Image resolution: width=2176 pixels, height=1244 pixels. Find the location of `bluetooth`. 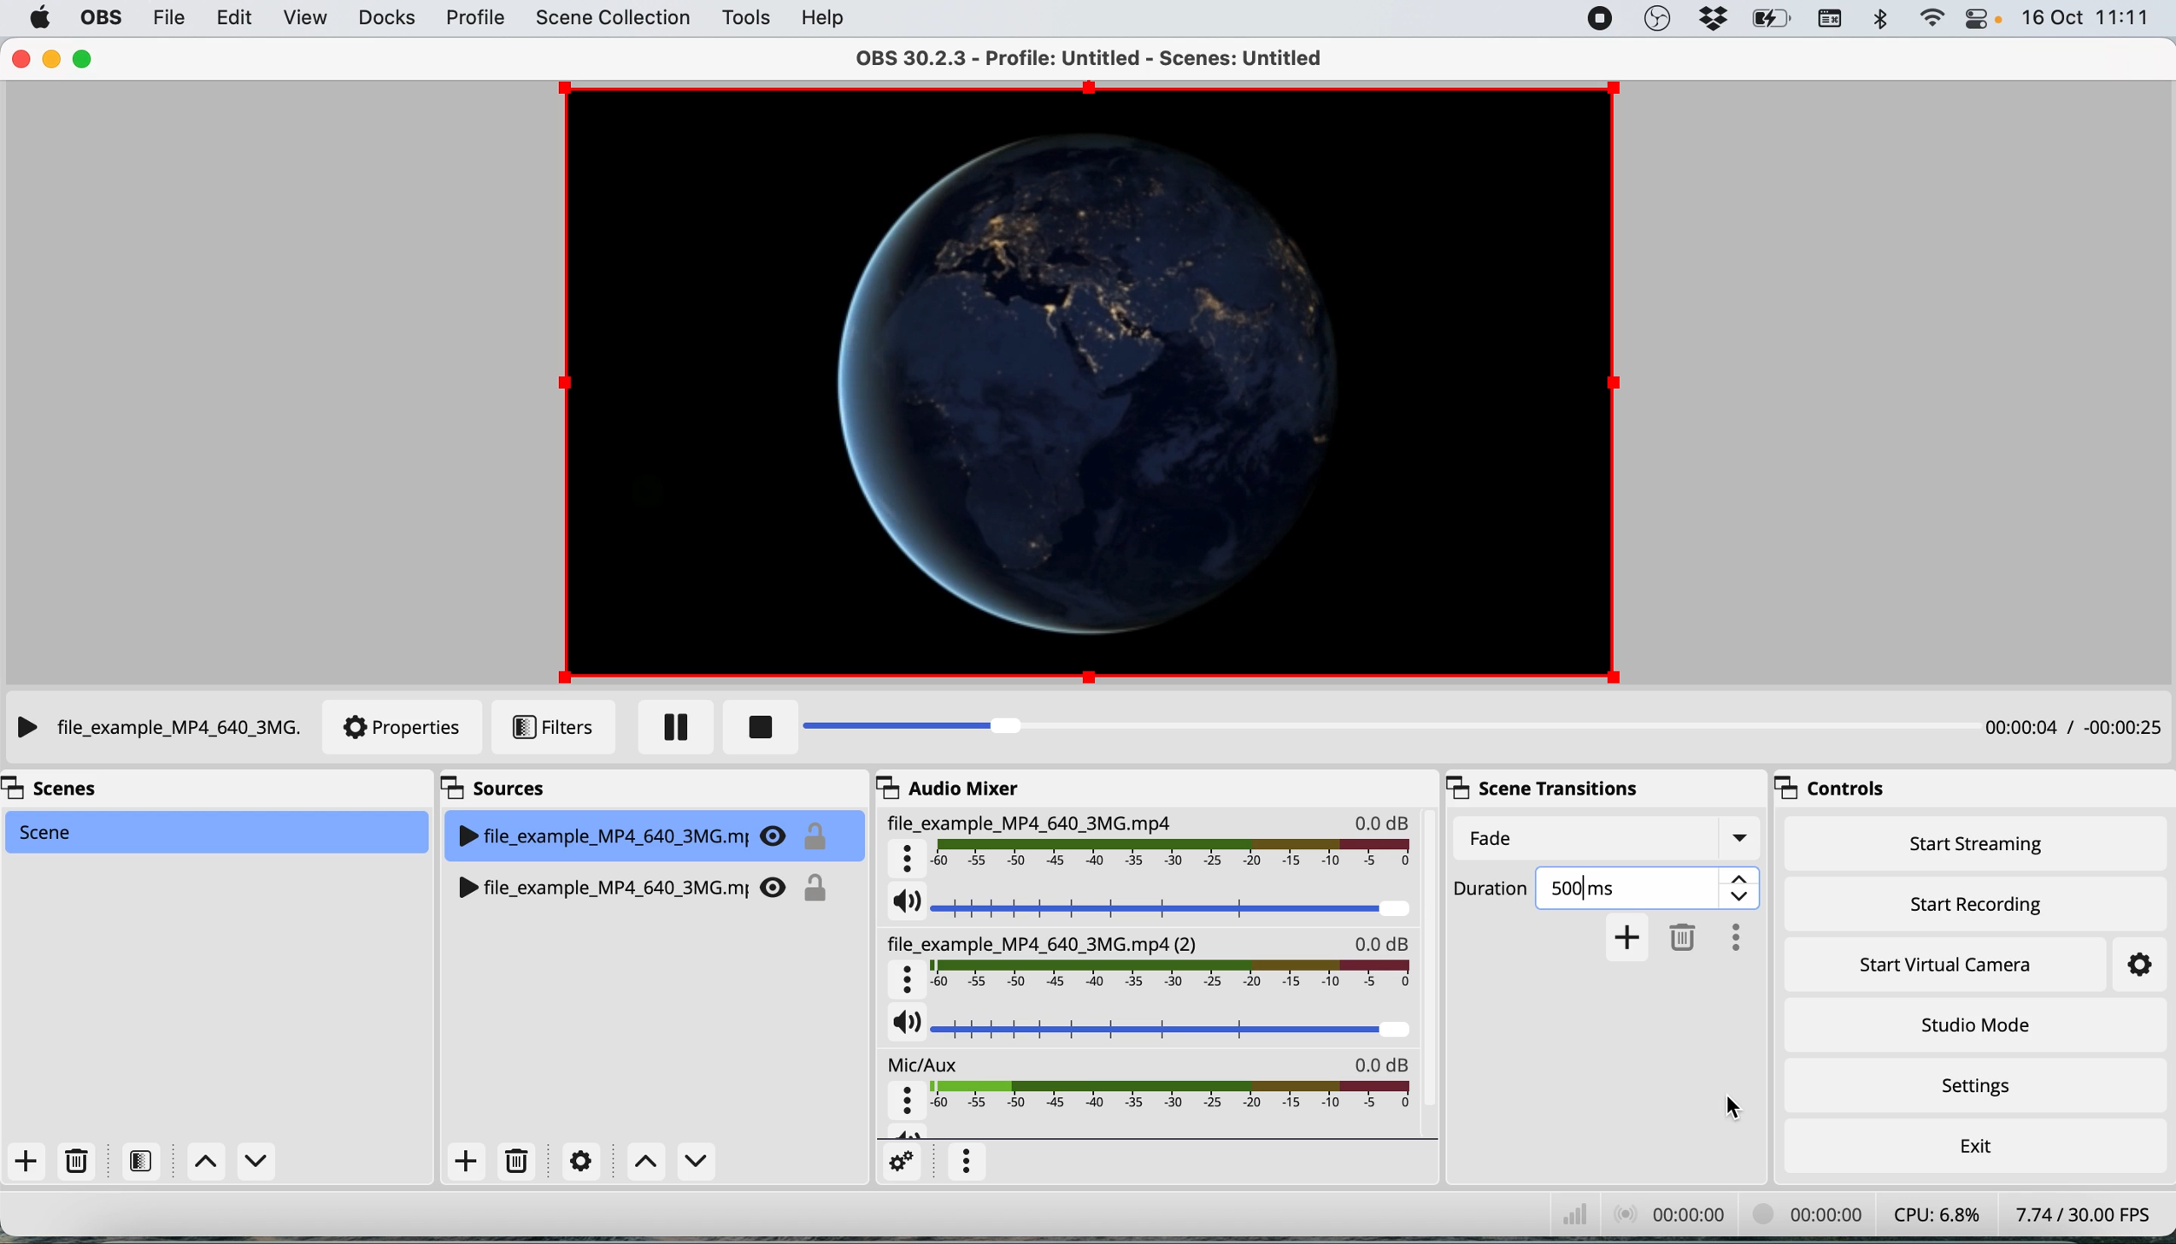

bluetooth is located at coordinates (1884, 24).